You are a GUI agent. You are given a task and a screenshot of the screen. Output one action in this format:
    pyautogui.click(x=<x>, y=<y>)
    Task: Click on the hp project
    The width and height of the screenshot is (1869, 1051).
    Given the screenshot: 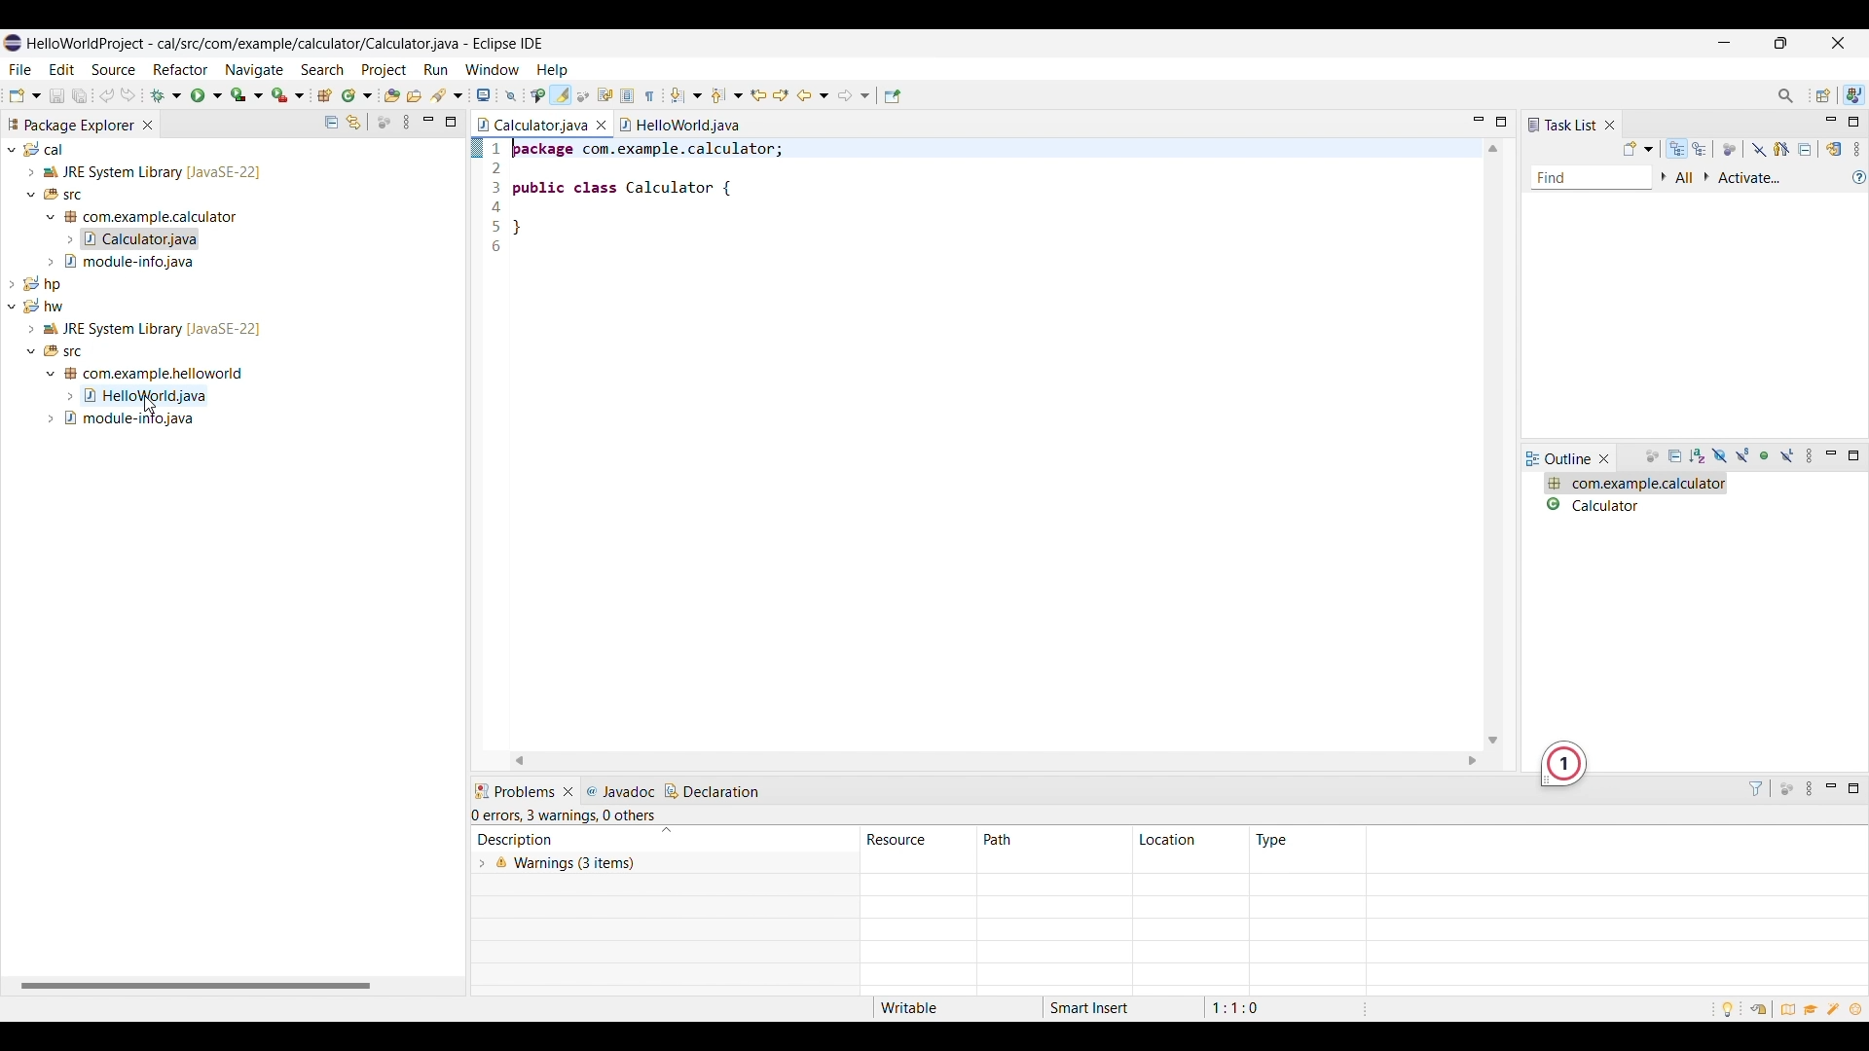 What is the action you would take?
    pyautogui.click(x=230, y=282)
    